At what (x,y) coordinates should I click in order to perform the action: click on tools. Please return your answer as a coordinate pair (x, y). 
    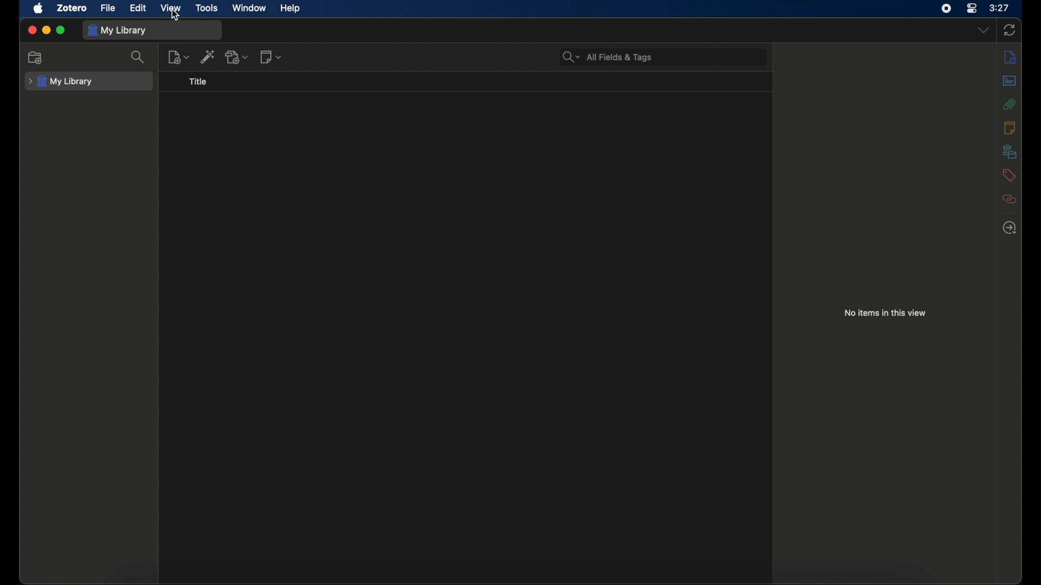
    Looking at the image, I should click on (207, 8).